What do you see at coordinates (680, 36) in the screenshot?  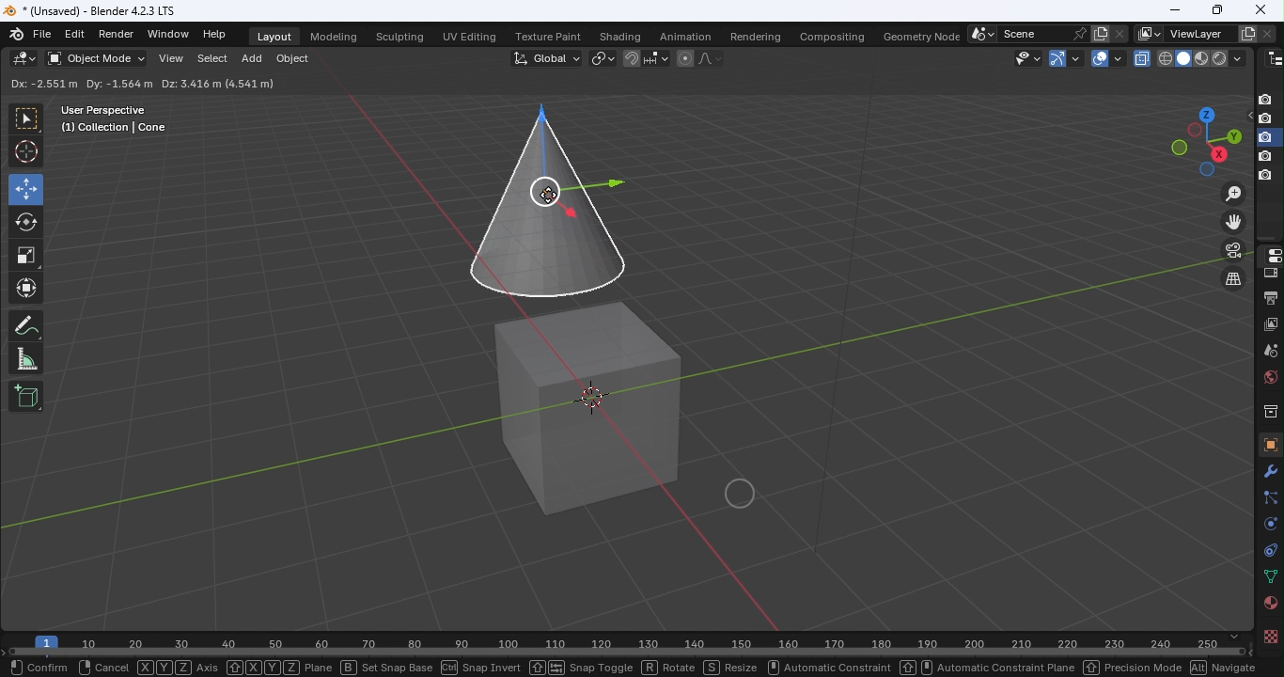 I see `Animation` at bounding box center [680, 36].